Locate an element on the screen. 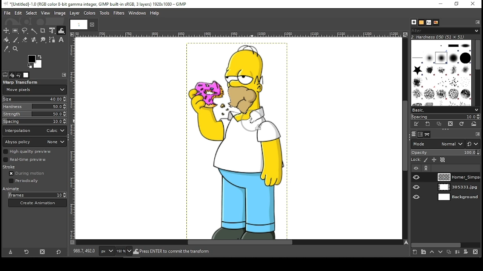  open brush as image is located at coordinates (475, 124).